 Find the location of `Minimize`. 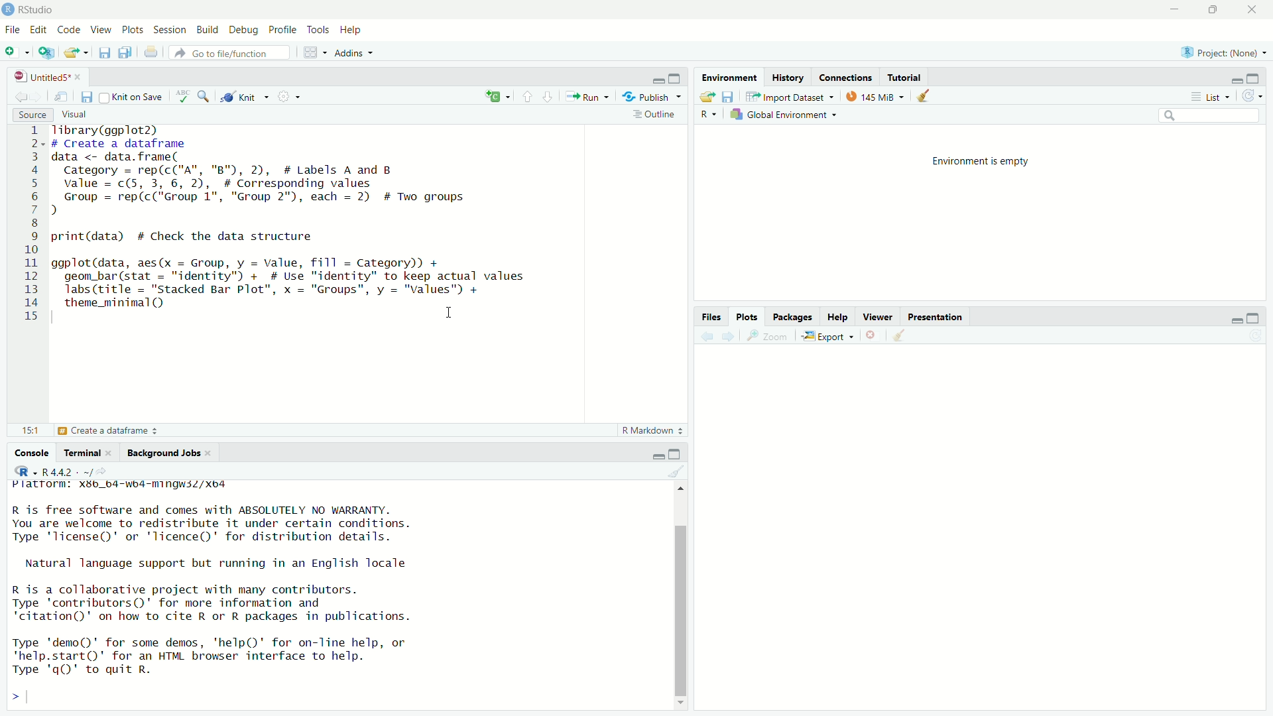

Minimize is located at coordinates (655, 457).